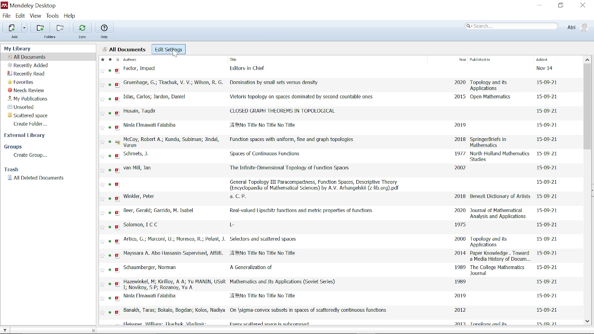 The image size is (594, 334). Describe the element at coordinates (32, 6) in the screenshot. I see `Mendeley desktop` at that location.